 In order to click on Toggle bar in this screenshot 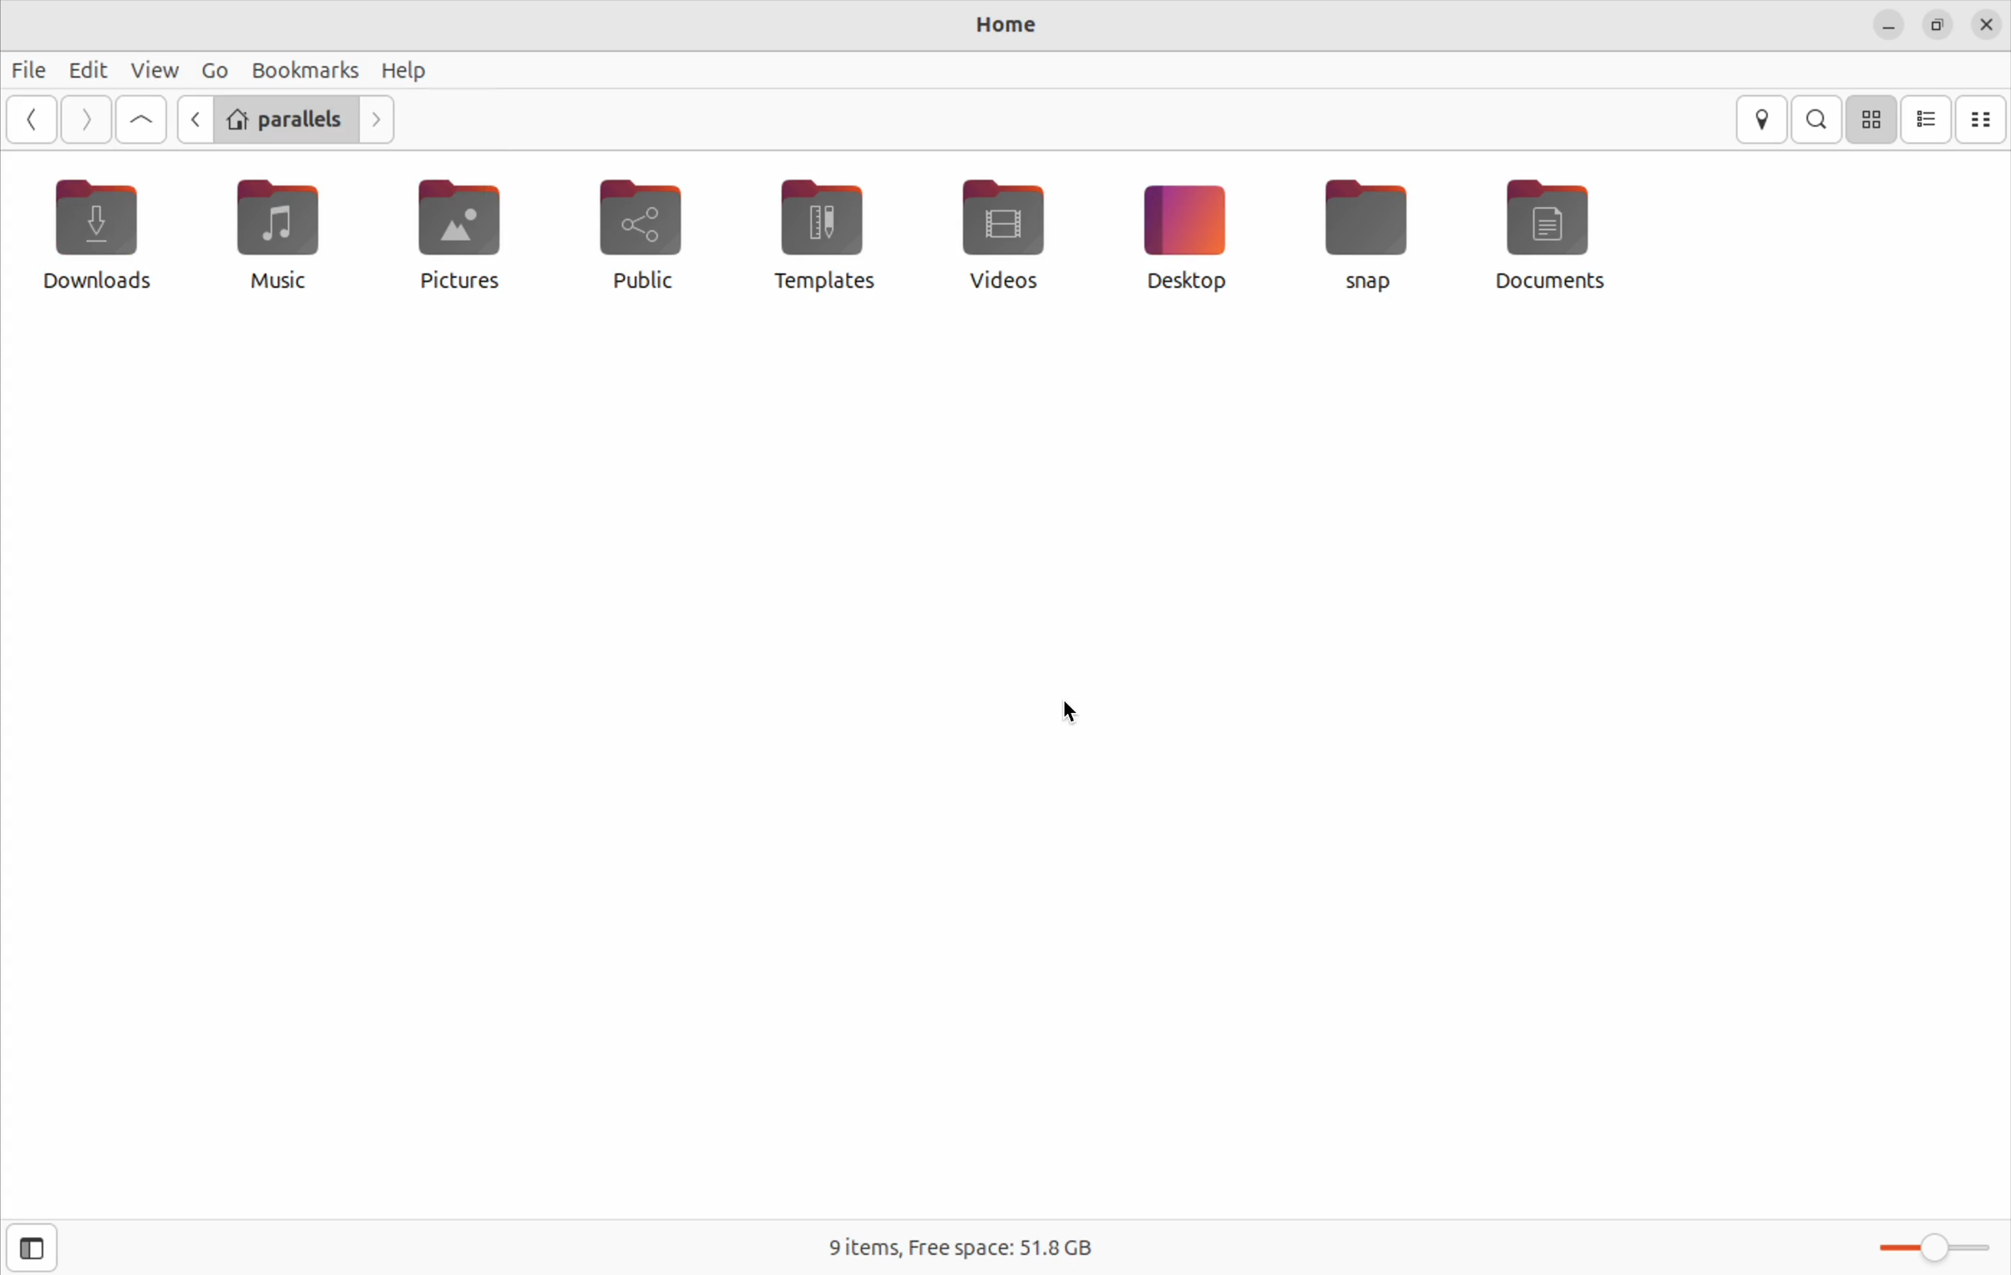, I will do `click(1929, 1245)`.